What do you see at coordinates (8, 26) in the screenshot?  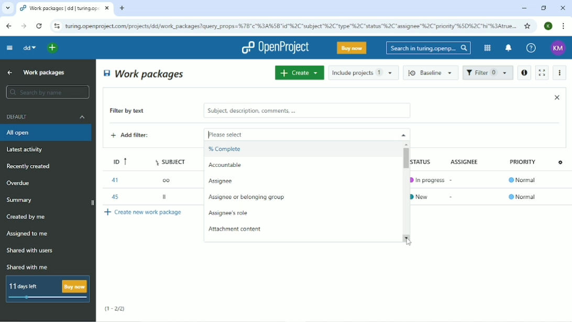 I see `Back` at bounding box center [8, 26].